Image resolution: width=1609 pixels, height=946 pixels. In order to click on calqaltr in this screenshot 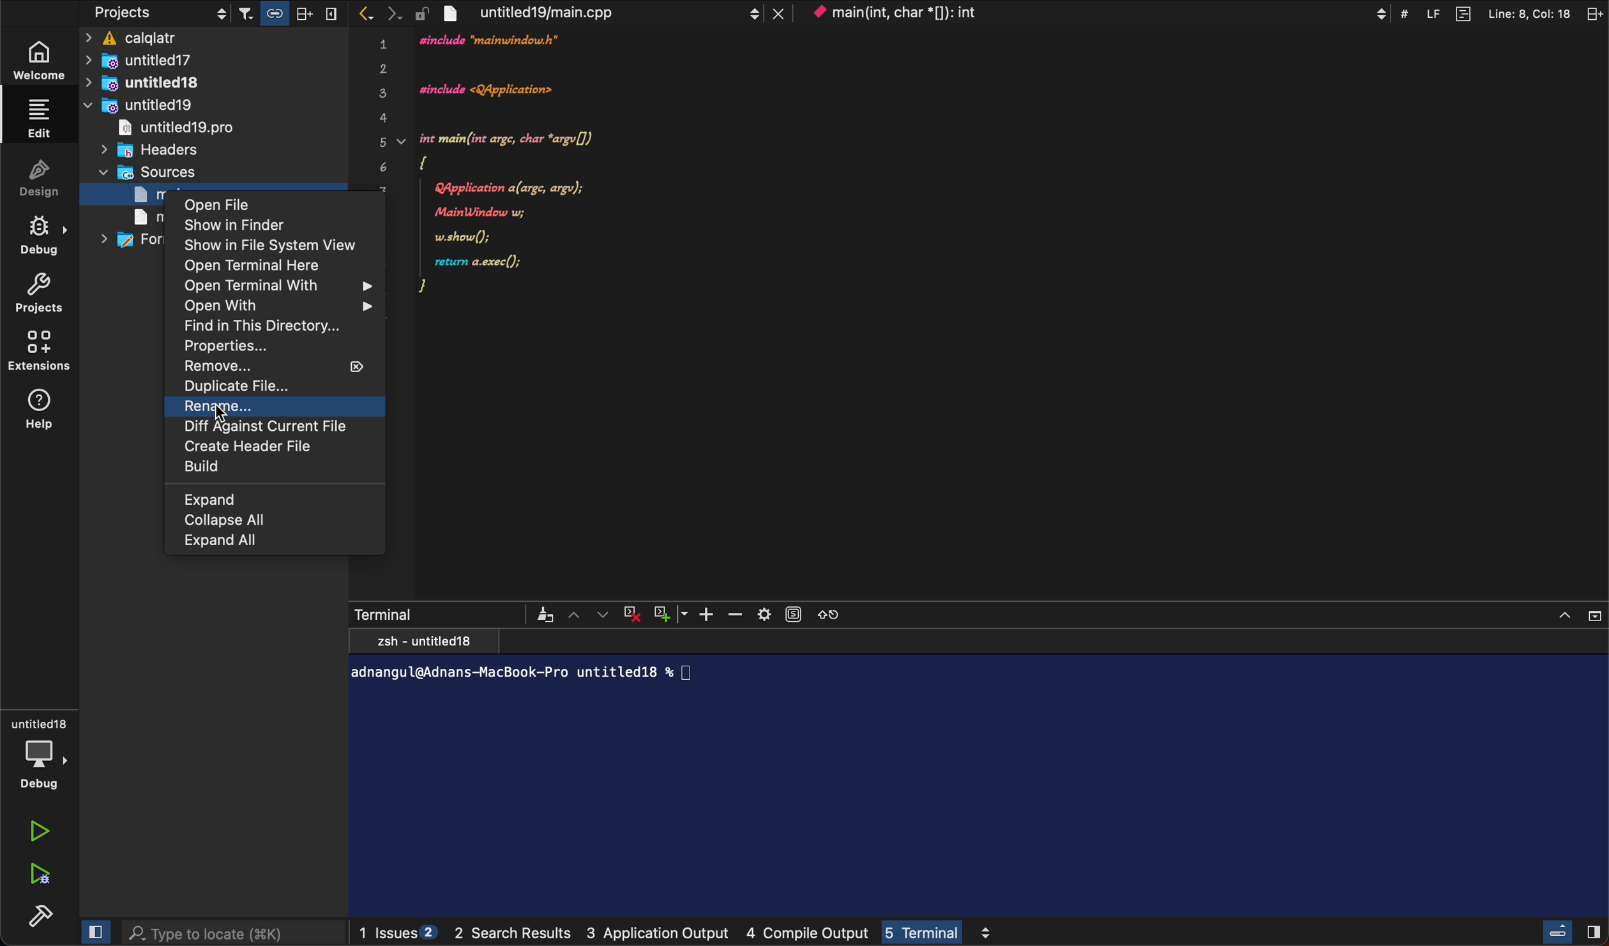, I will do `click(216, 39)`.